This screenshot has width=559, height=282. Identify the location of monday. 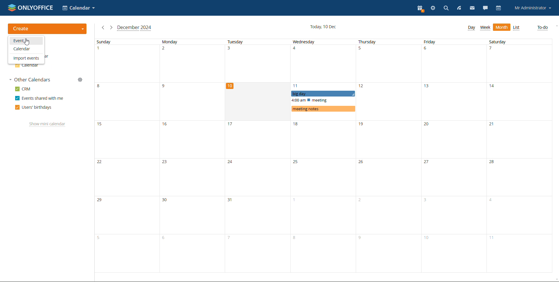
(192, 155).